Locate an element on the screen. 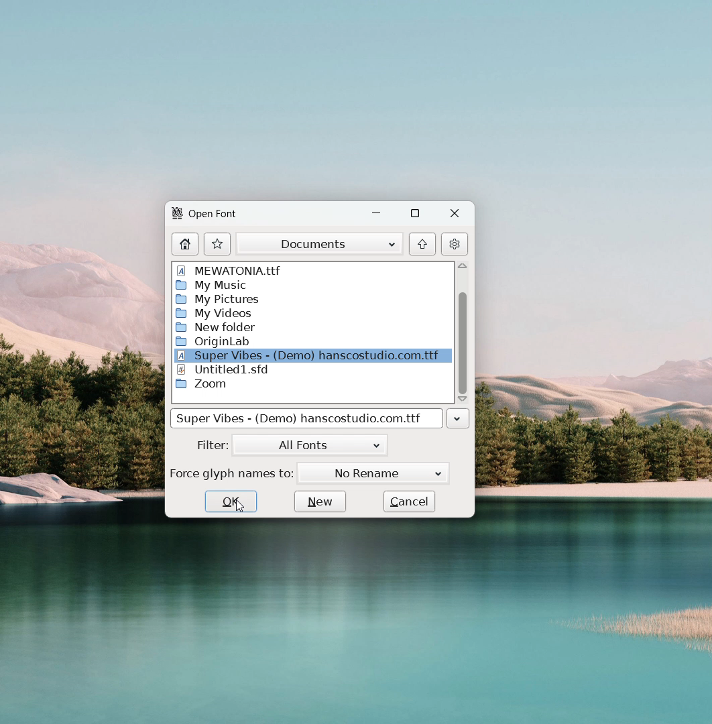 This screenshot has width=712, height=724. New Folder is located at coordinates (215, 328).